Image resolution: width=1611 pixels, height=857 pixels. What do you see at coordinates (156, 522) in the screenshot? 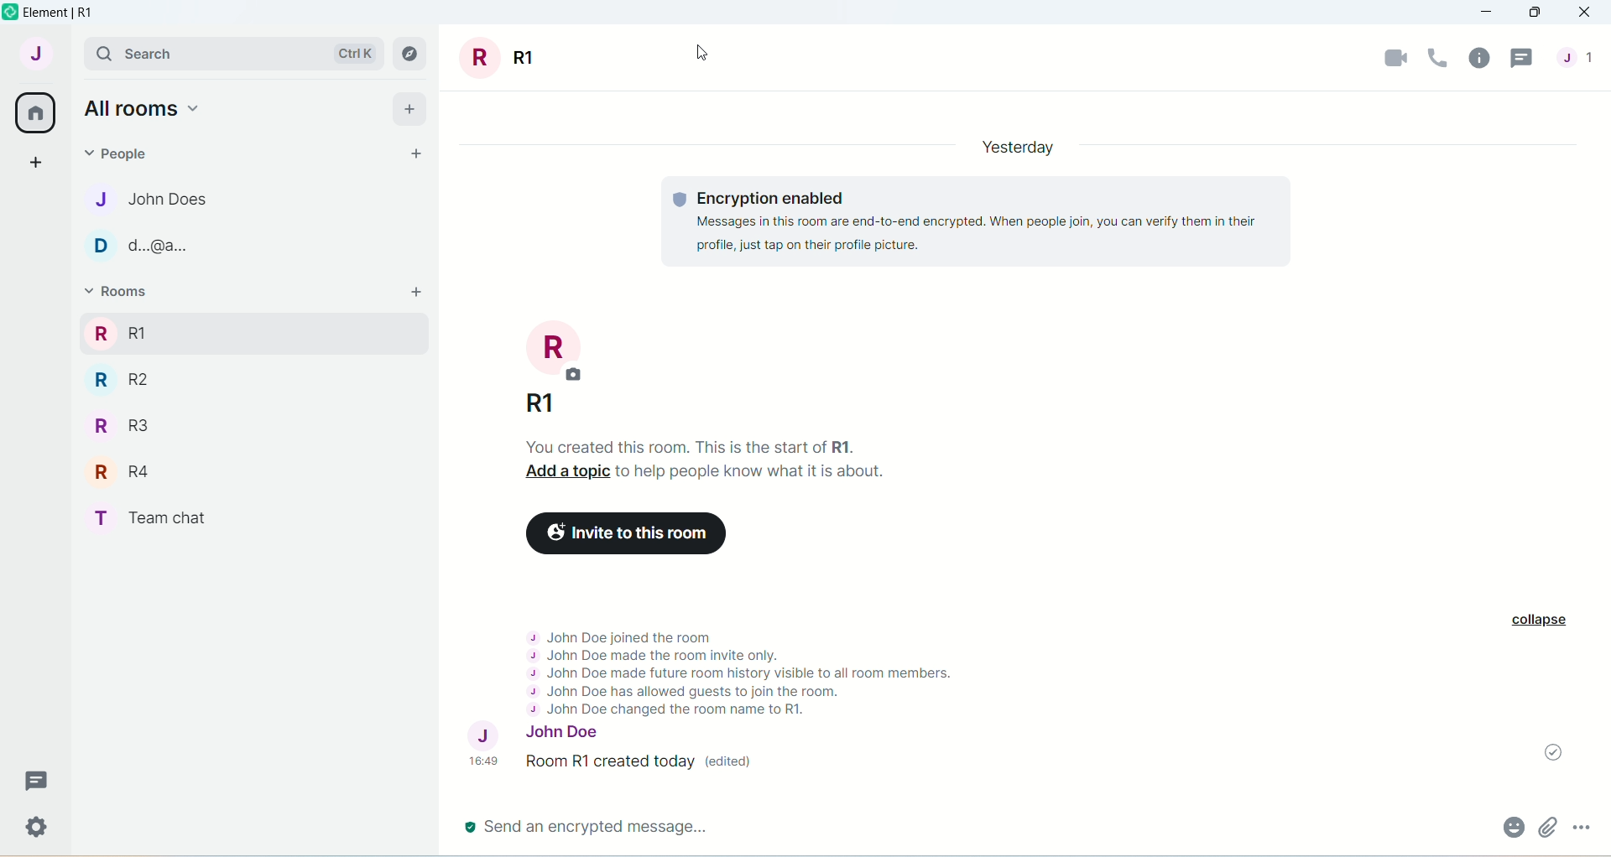
I see `Team chat` at bounding box center [156, 522].